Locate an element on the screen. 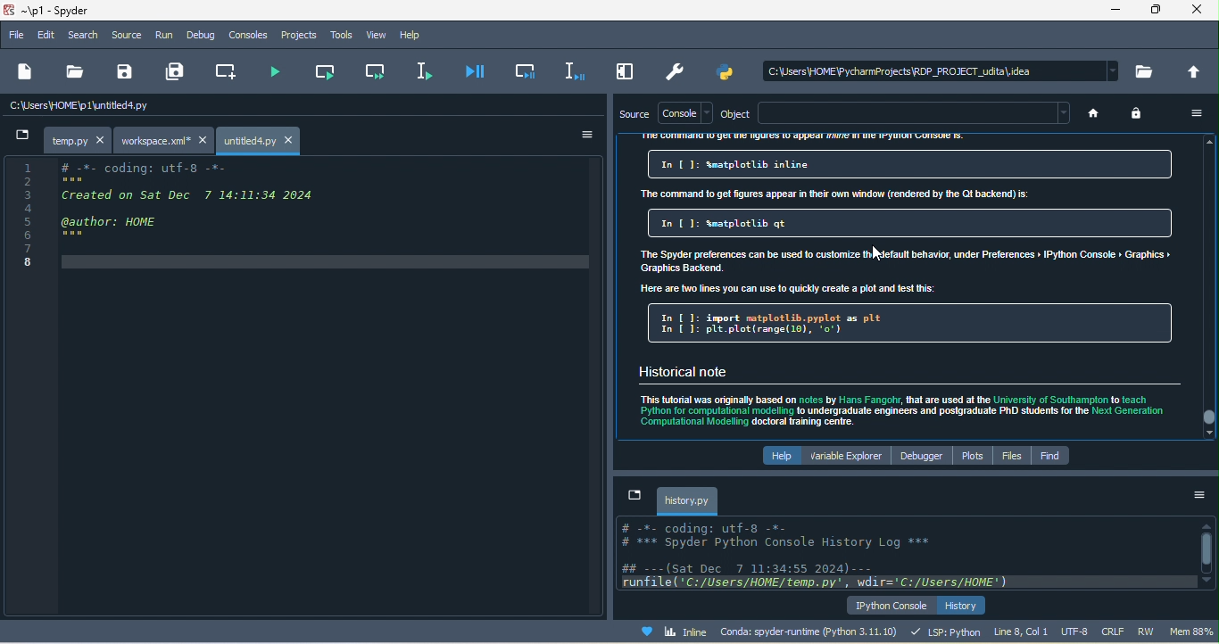 The image size is (1219, 644). close is located at coordinates (1198, 11).